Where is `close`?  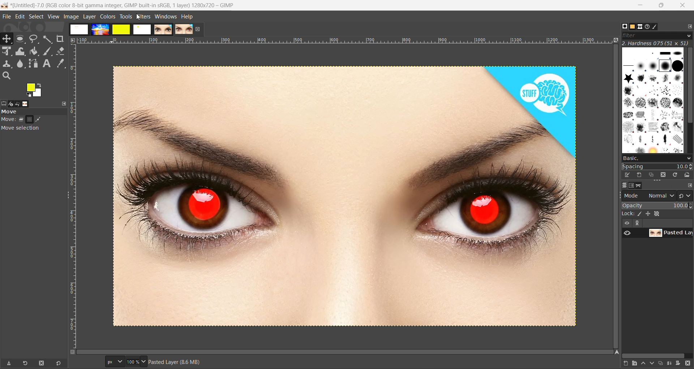
close is located at coordinates (683, 5).